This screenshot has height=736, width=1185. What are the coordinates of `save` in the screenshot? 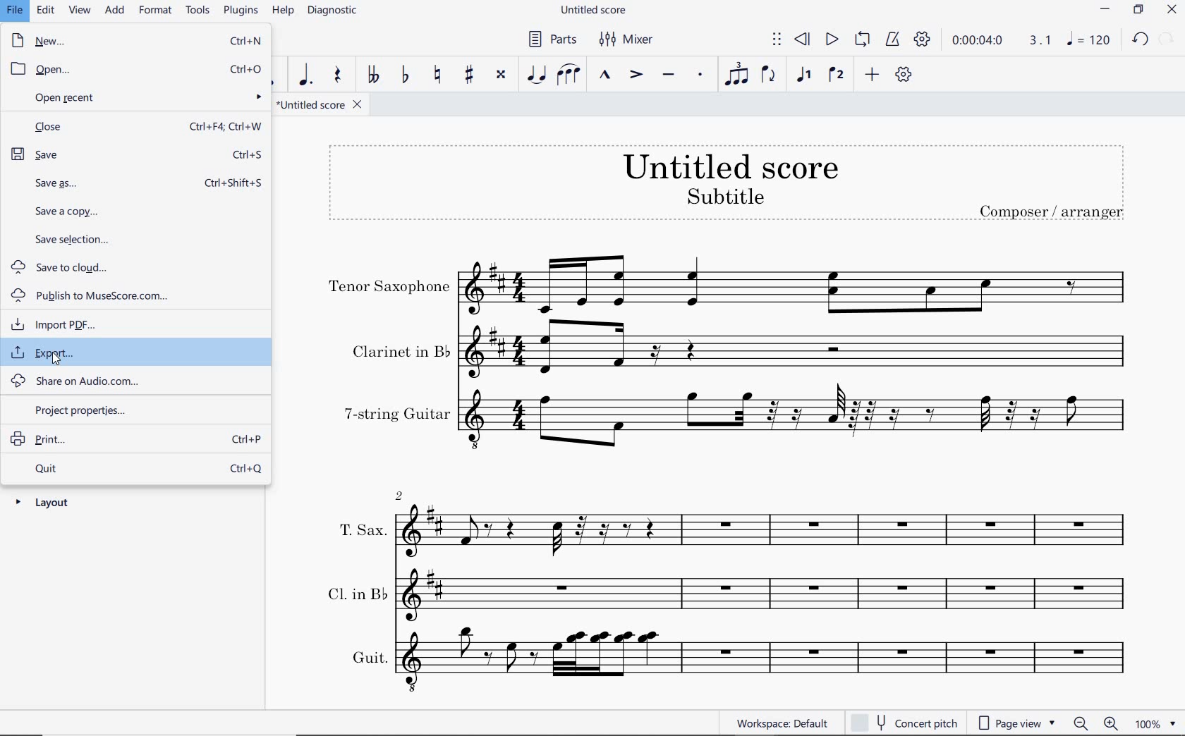 It's located at (138, 156).